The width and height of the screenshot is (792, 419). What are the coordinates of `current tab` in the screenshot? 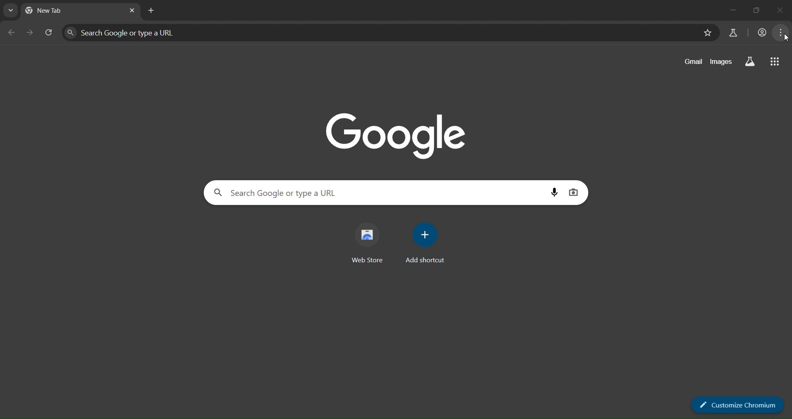 It's located at (57, 11).